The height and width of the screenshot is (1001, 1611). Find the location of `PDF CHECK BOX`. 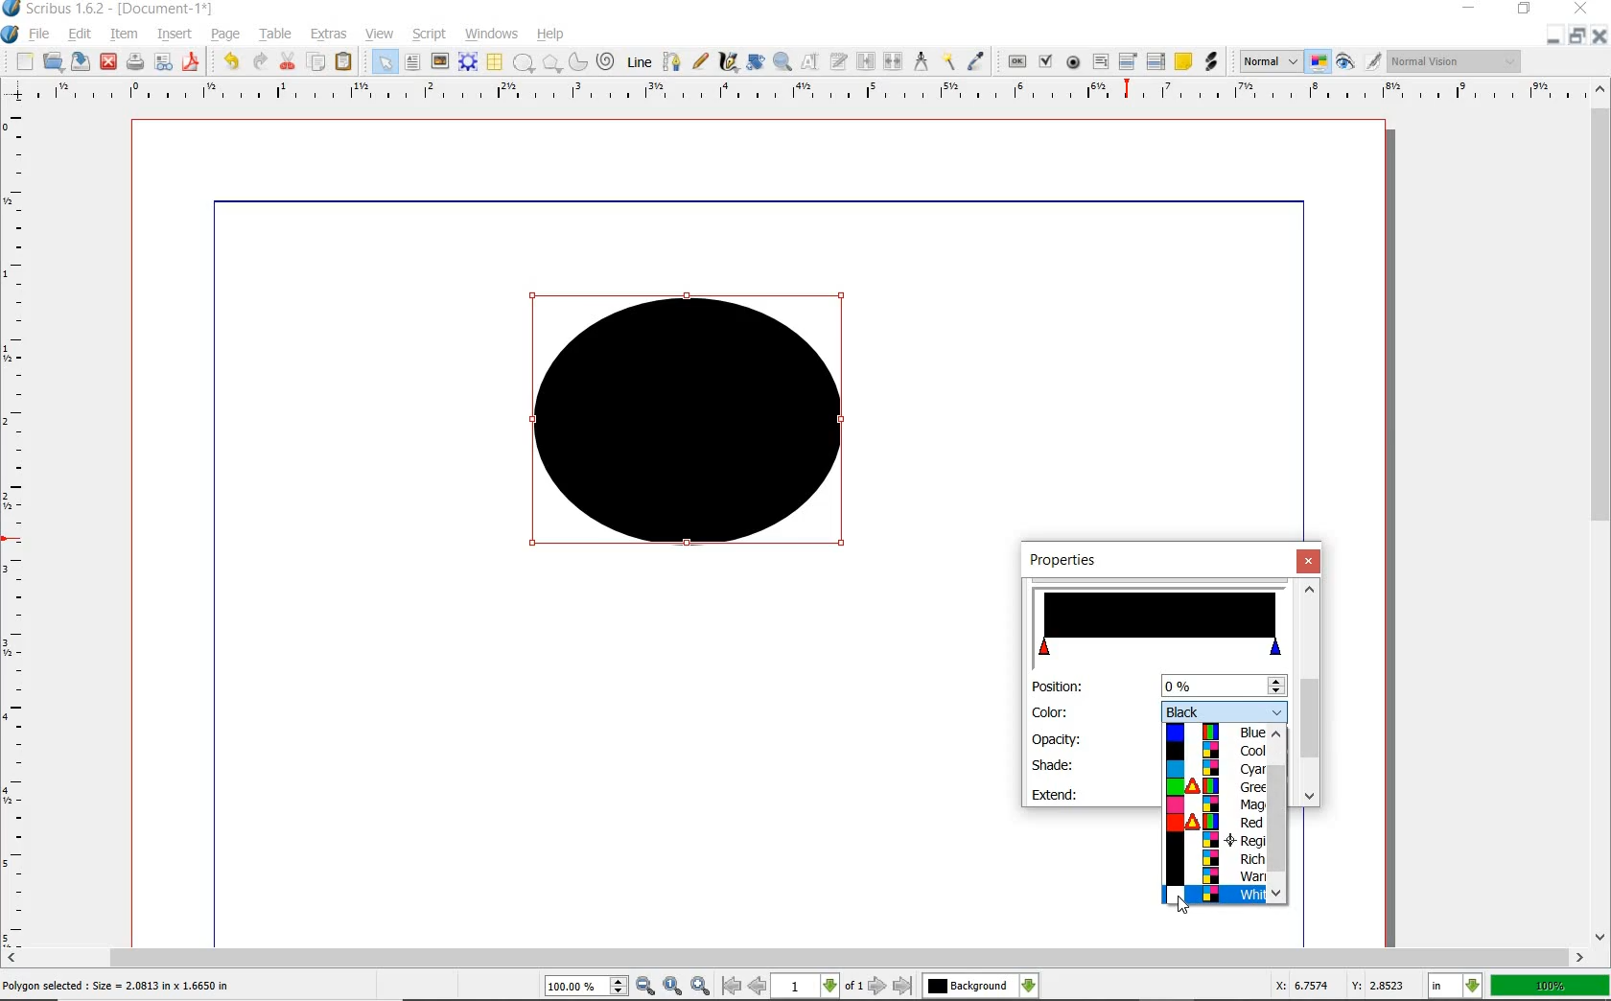

PDF CHECK BOX is located at coordinates (1045, 60).